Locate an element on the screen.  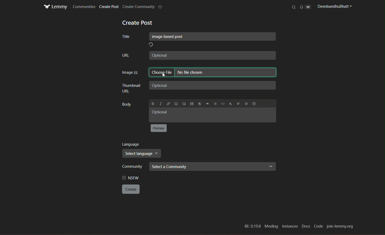
thumbnail URL is located at coordinates (131, 89).